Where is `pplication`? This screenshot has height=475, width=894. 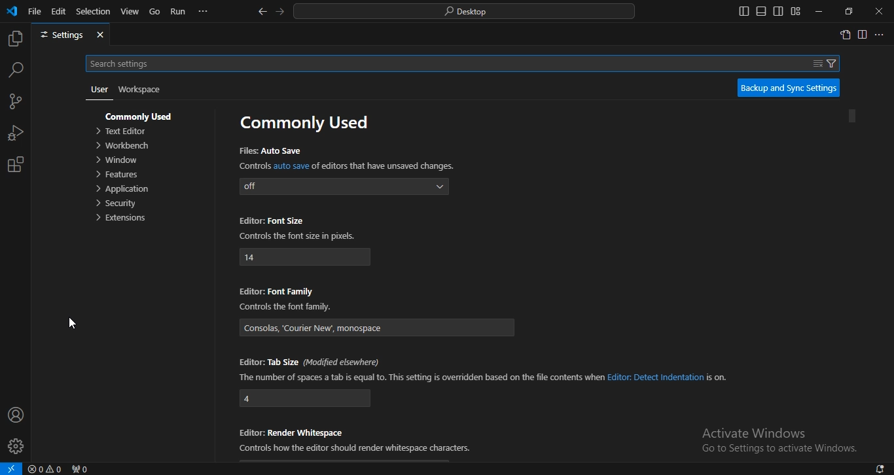 pplication is located at coordinates (122, 190).